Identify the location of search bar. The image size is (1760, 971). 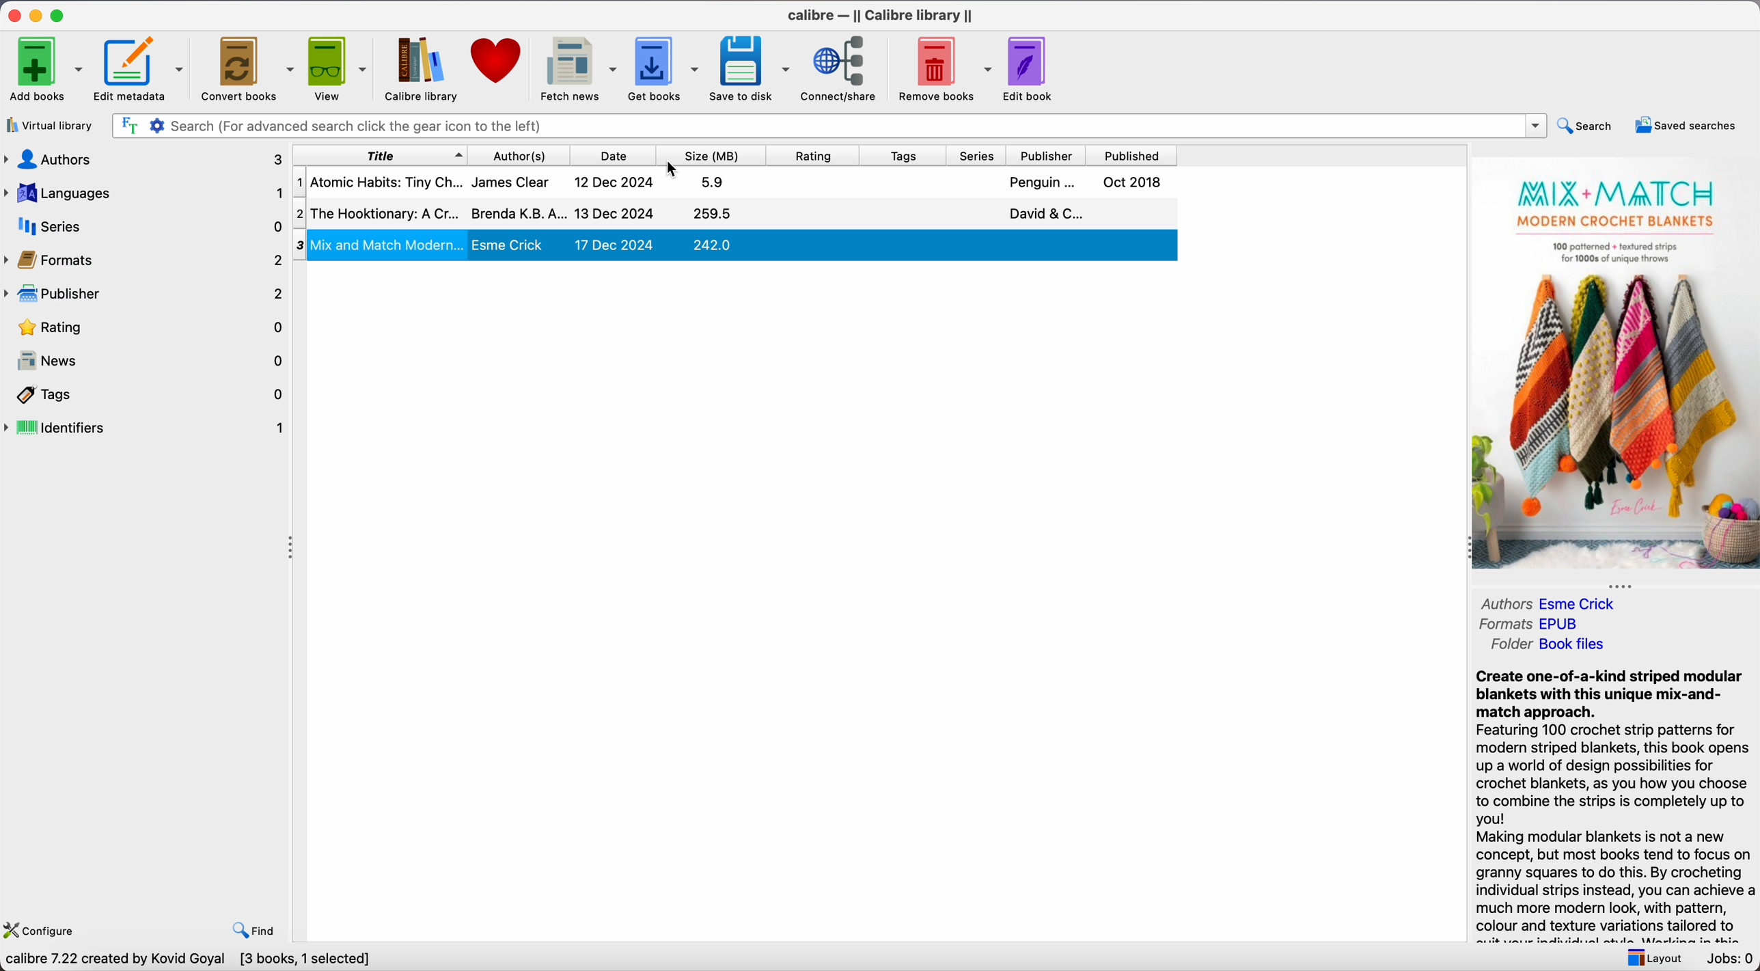
(827, 126).